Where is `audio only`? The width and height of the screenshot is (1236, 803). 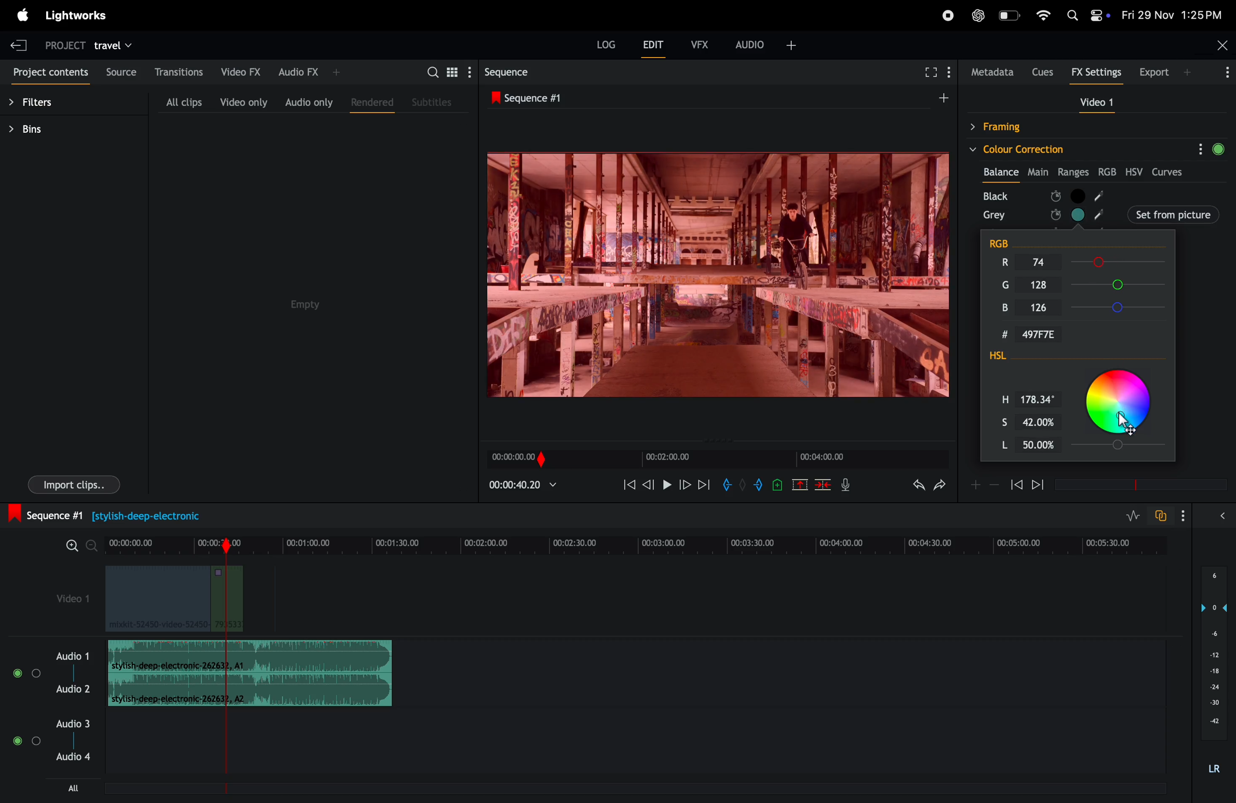
audio only is located at coordinates (307, 101).